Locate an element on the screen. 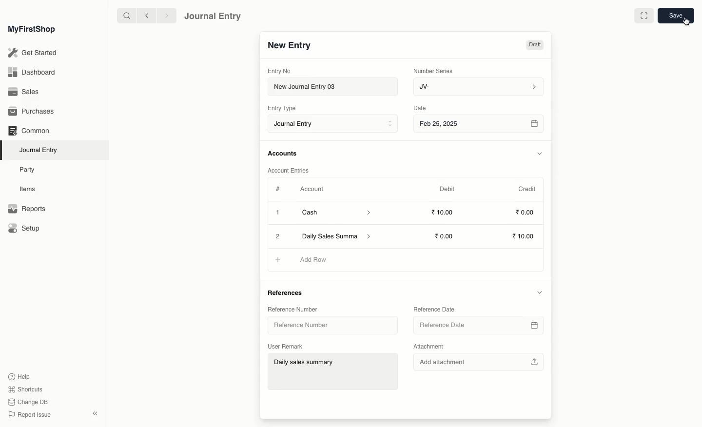  New Entry is located at coordinates (289, 46).